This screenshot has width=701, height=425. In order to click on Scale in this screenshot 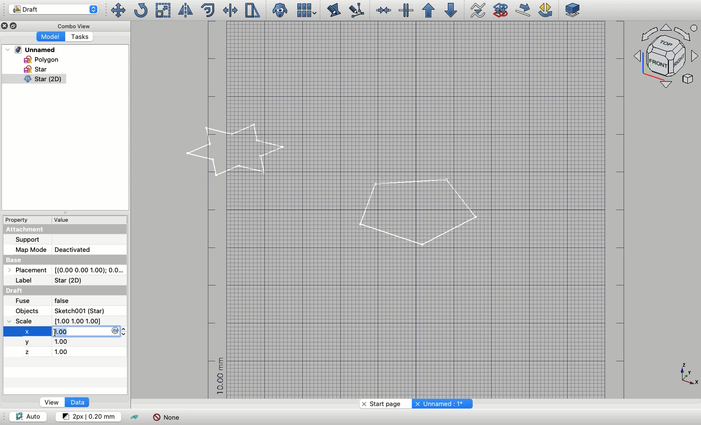, I will do `click(26, 321)`.